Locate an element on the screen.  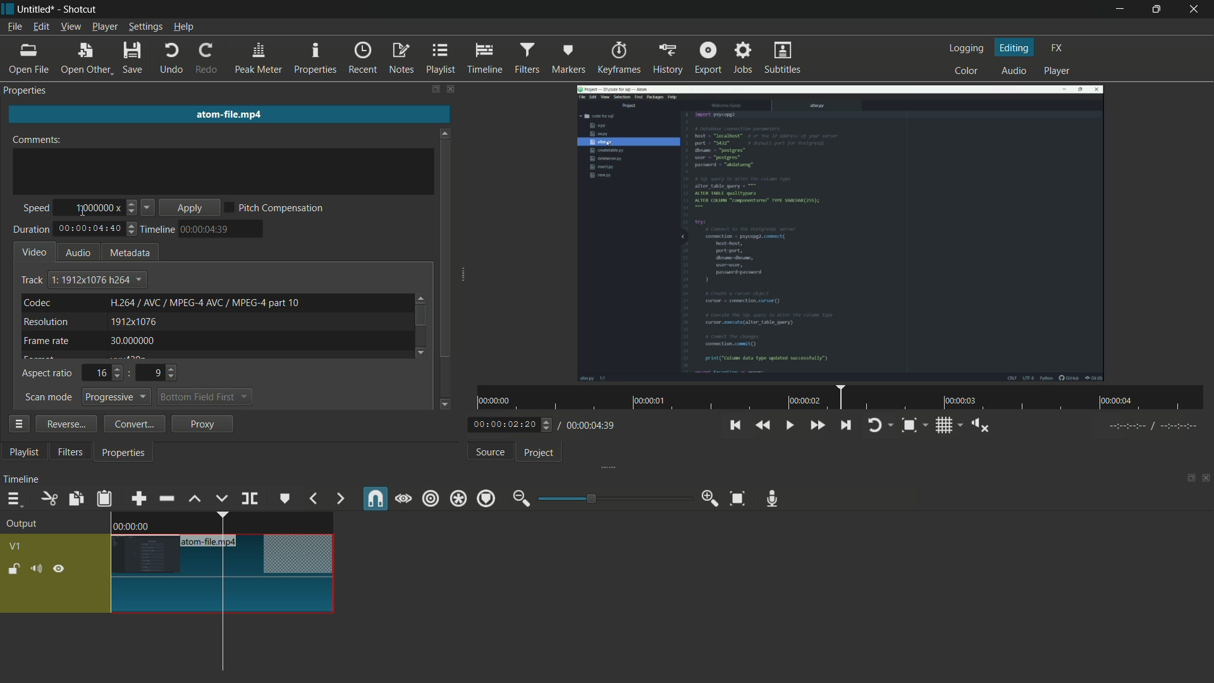
minimize is located at coordinates (1122, 9).